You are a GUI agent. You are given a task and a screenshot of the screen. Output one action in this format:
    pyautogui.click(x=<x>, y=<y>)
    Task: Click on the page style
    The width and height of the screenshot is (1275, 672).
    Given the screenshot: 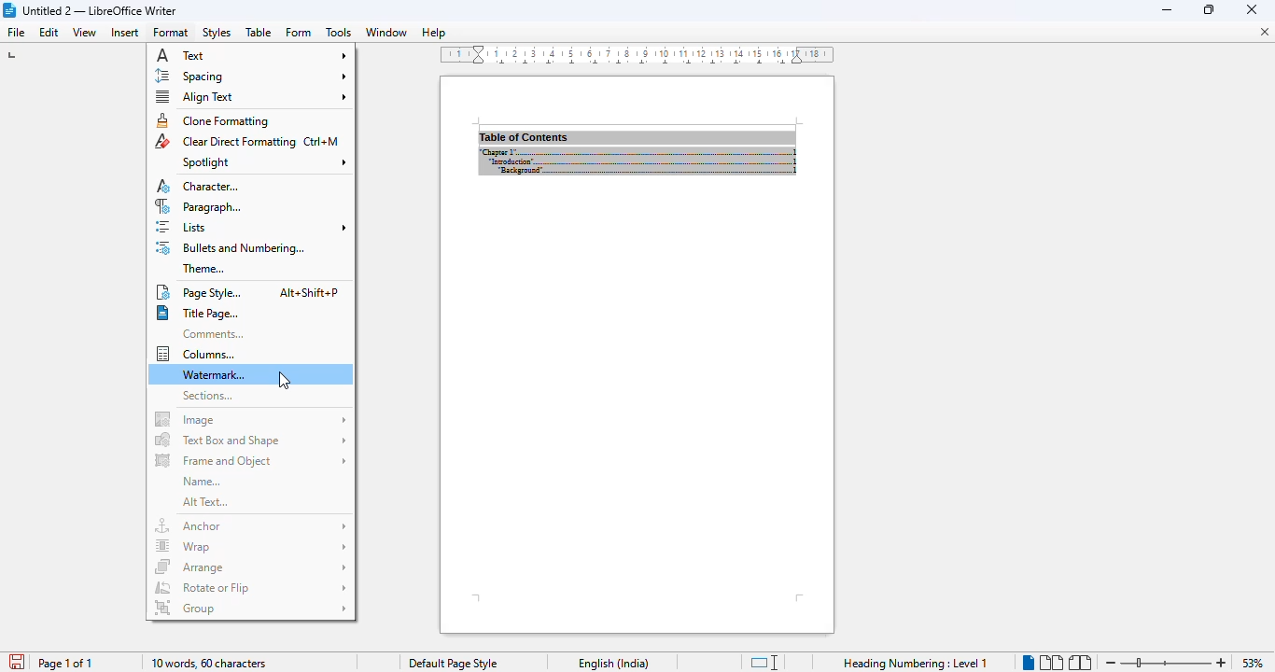 What is the action you would take?
    pyautogui.click(x=201, y=292)
    